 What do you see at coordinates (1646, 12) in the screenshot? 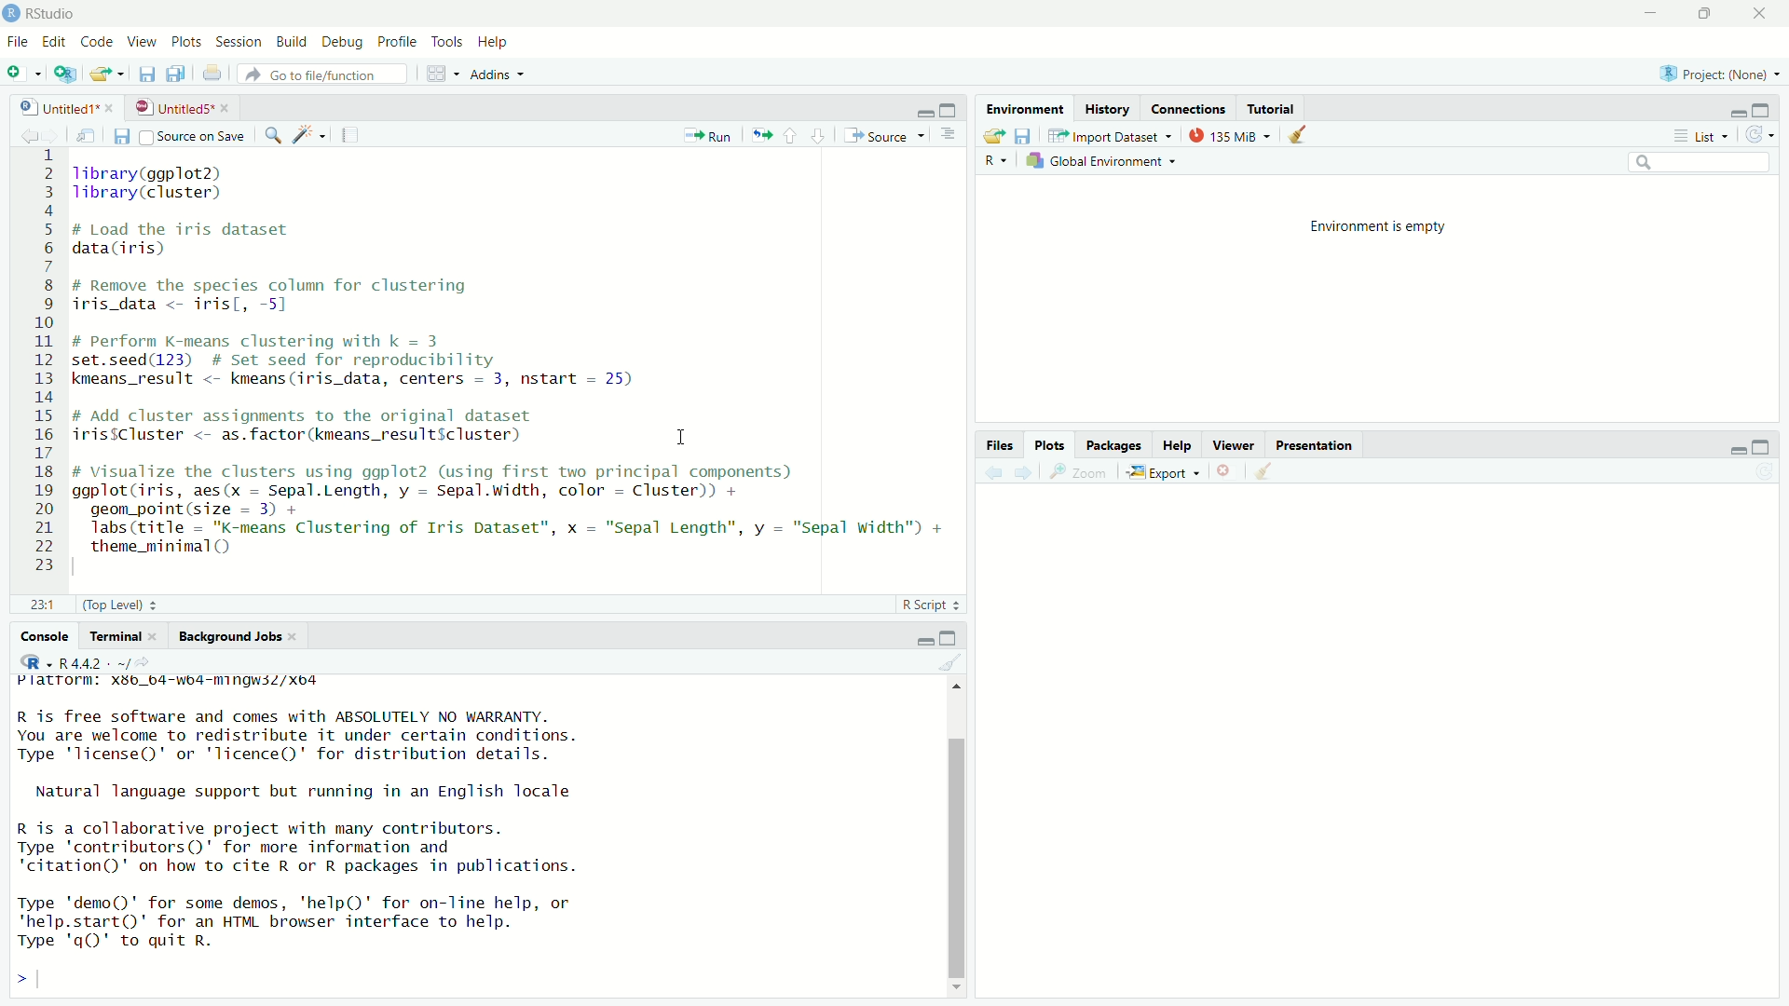
I see `minimize` at bounding box center [1646, 12].